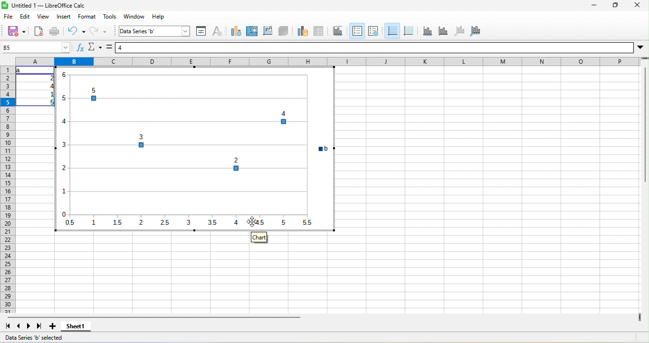 This screenshot has height=343, width=649. Describe the element at coordinates (153, 317) in the screenshot. I see `horizontal scroll bar` at that location.